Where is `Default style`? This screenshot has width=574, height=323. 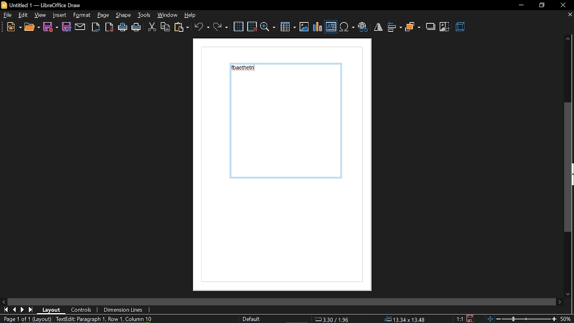
Default style is located at coordinates (253, 319).